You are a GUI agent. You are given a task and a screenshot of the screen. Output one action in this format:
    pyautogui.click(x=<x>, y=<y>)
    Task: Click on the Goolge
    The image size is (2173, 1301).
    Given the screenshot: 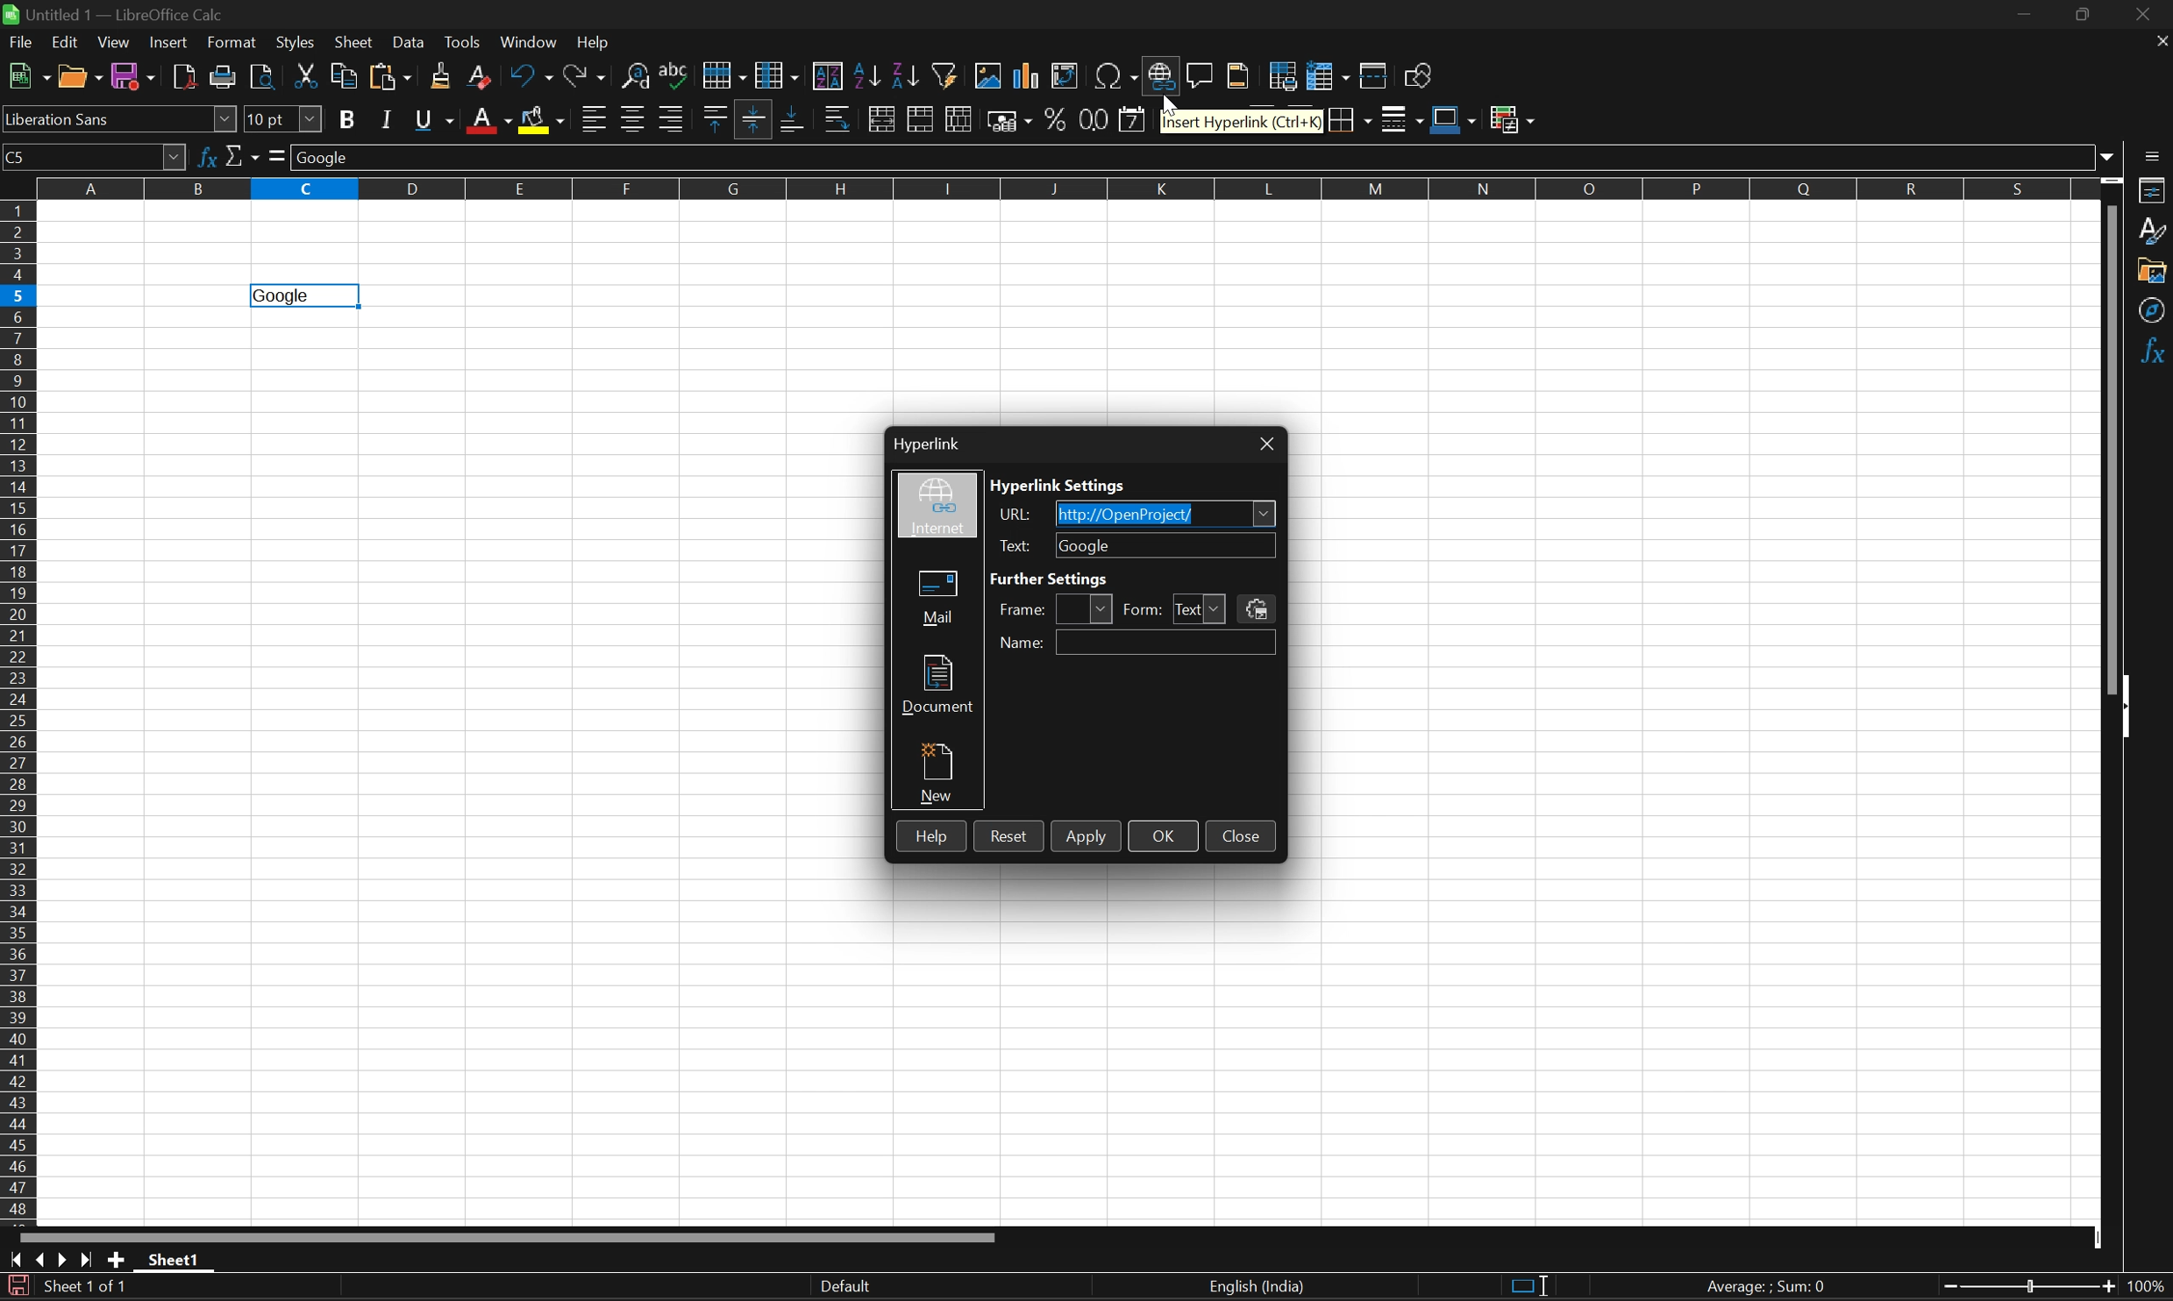 What is the action you would take?
    pyautogui.click(x=280, y=296)
    